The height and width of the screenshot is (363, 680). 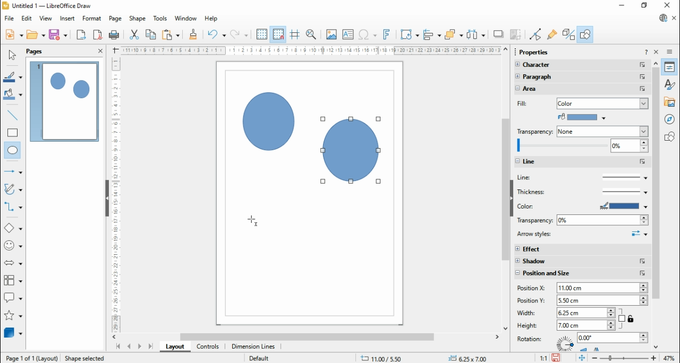 What do you see at coordinates (471, 358) in the screenshot?
I see `+= 0,00x 0.00` at bounding box center [471, 358].